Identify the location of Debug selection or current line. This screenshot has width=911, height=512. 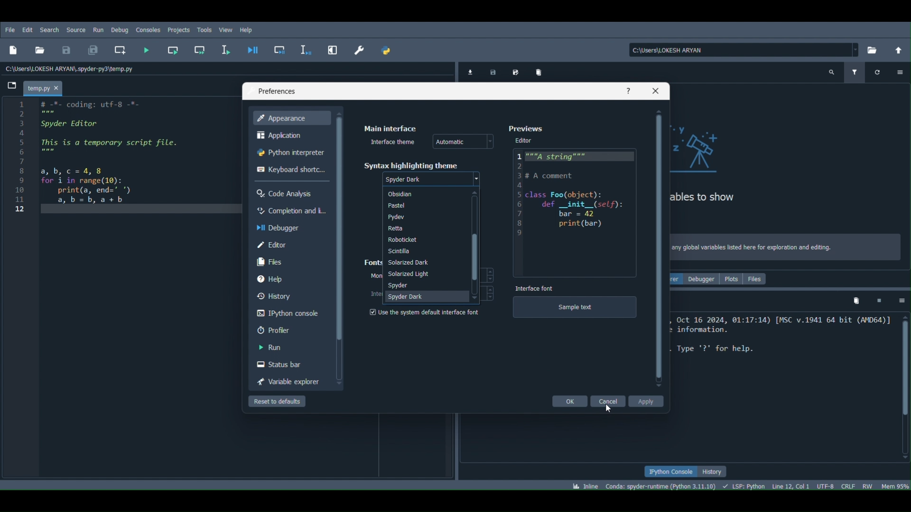
(302, 48).